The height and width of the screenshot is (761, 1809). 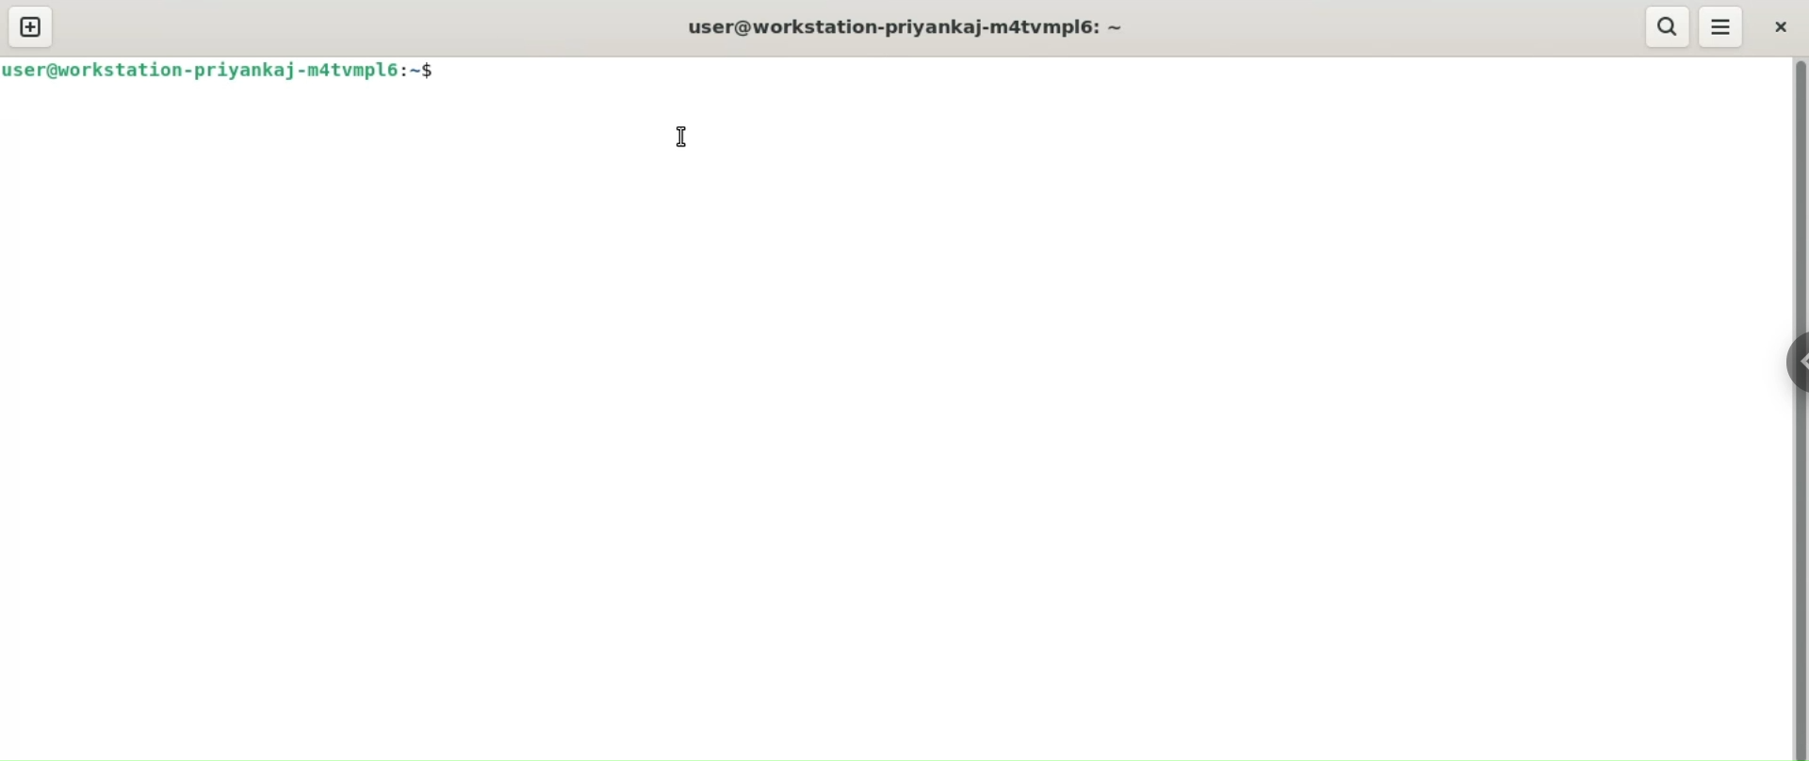 I want to click on command input , so click(x=1112, y=70).